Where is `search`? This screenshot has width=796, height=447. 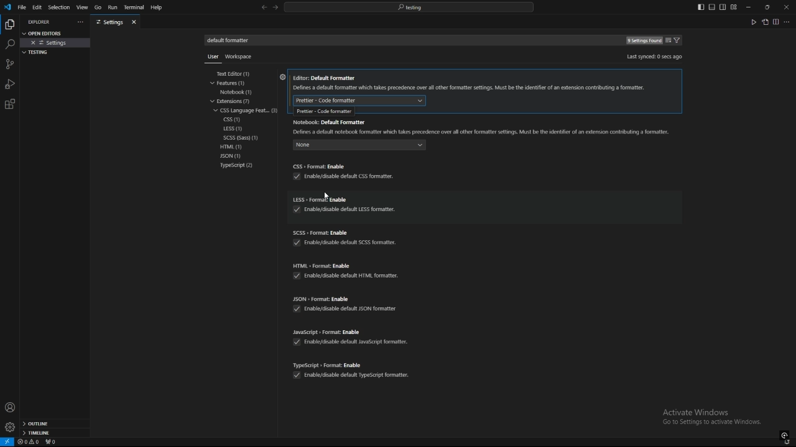
search is located at coordinates (9, 45).